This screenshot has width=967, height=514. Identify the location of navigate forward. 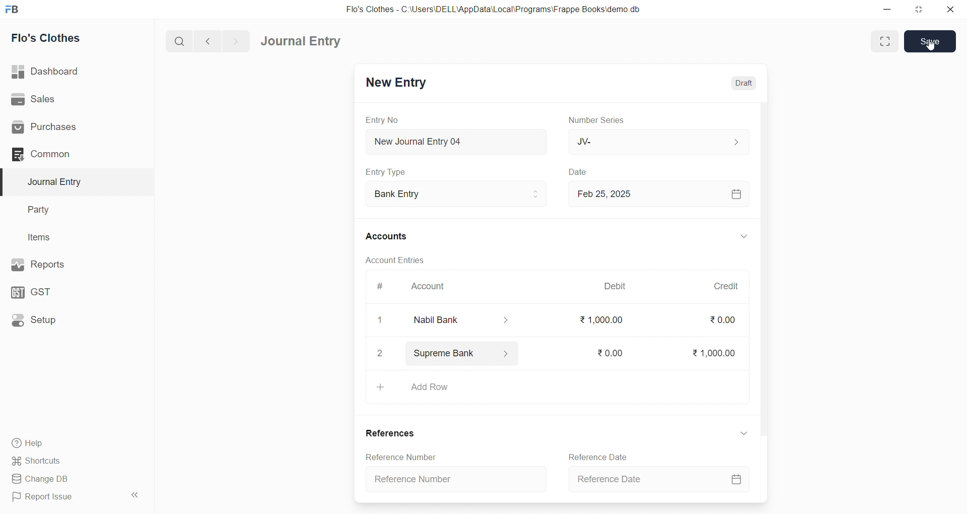
(235, 40).